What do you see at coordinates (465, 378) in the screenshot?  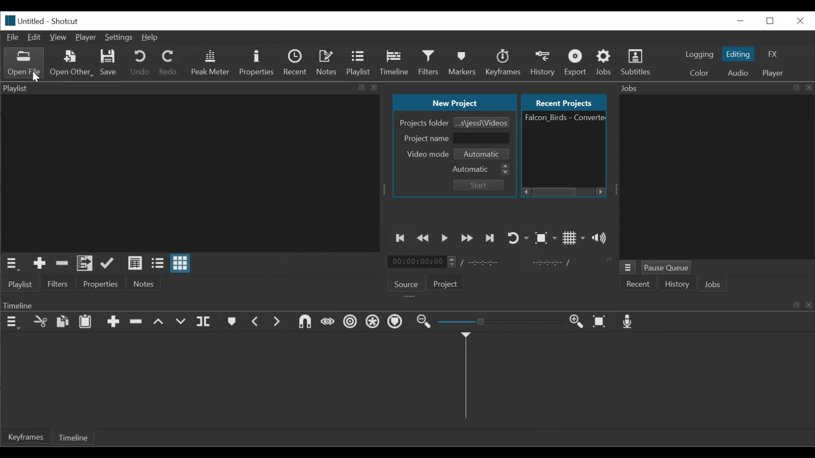 I see `Timeline cursor` at bounding box center [465, 378].